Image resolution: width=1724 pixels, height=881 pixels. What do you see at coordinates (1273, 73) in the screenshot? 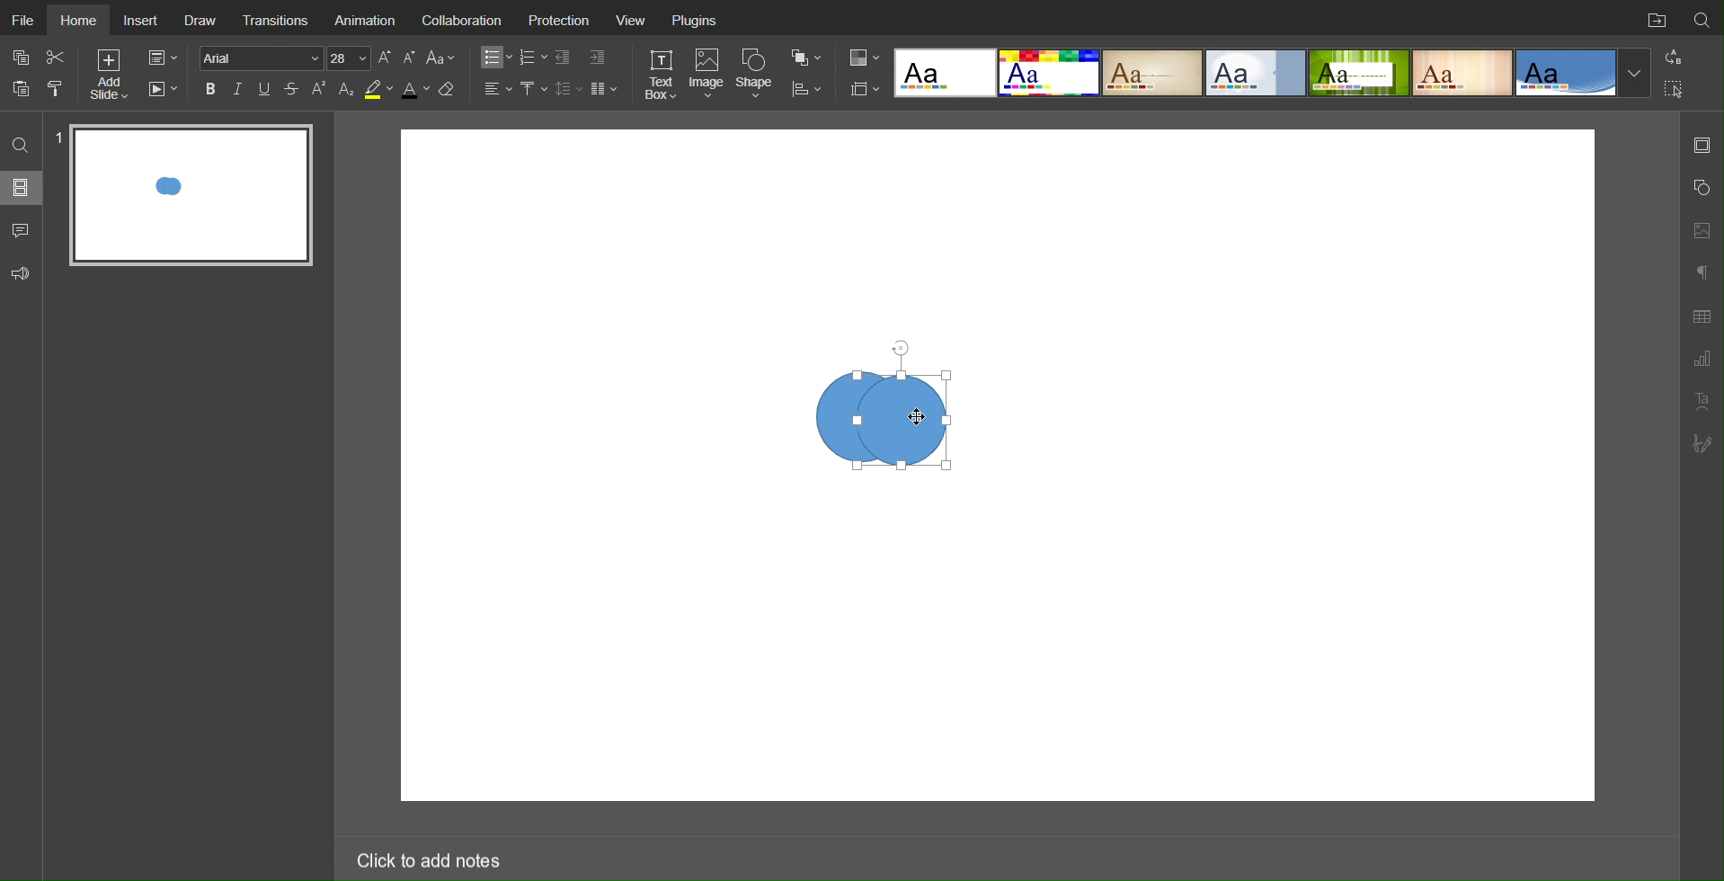
I see `Templates` at bounding box center [1273, 73].